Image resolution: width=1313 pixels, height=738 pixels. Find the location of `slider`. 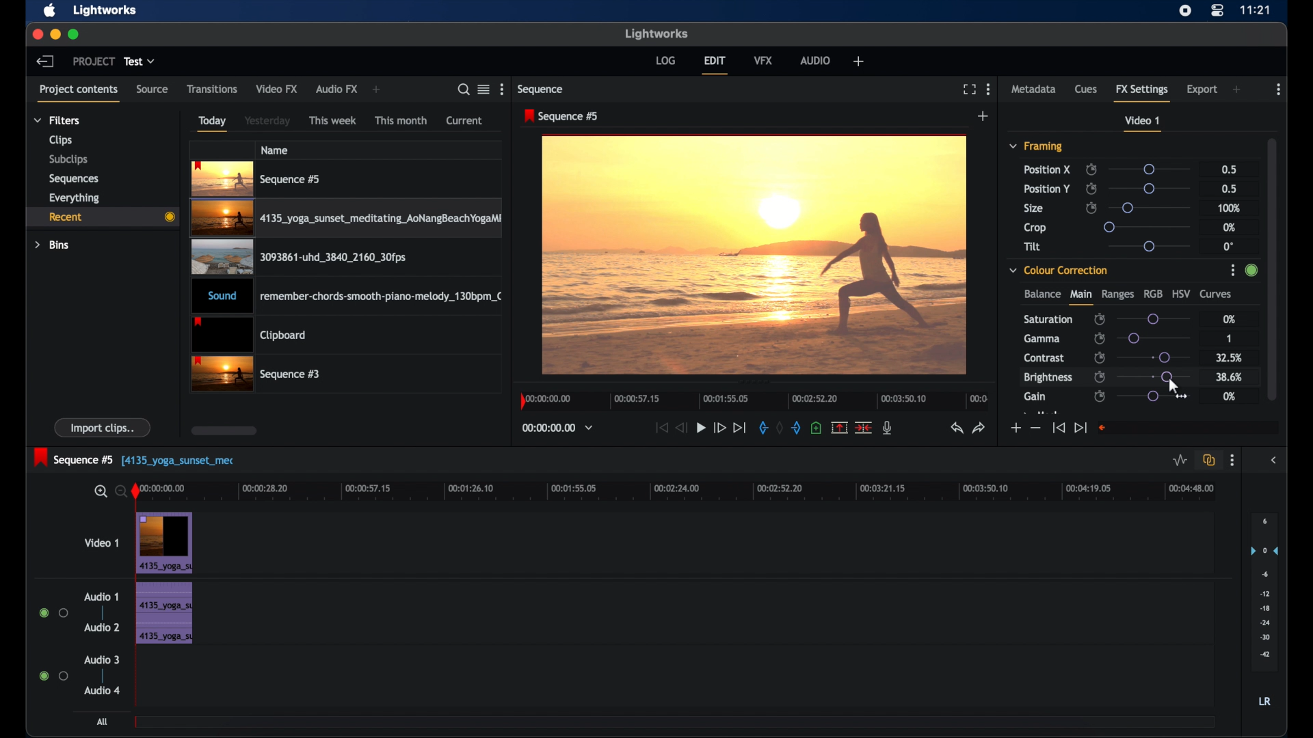

slider is located at coordinates (1154, 357).